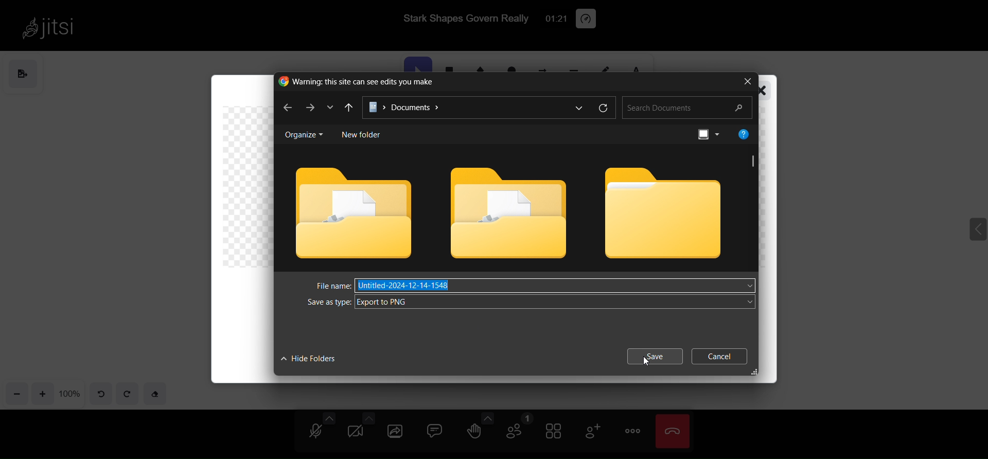 This screenshot has width=988, height=459. What do you see at coordinates (408, 283) in the screenshot?
I see `Untitled-2024-12-14-1548` at bounding box center [408, 283].